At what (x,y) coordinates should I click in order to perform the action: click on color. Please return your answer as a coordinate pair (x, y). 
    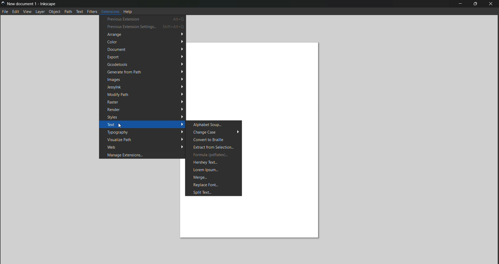
    Looking at the image, I should click on (145, 42).